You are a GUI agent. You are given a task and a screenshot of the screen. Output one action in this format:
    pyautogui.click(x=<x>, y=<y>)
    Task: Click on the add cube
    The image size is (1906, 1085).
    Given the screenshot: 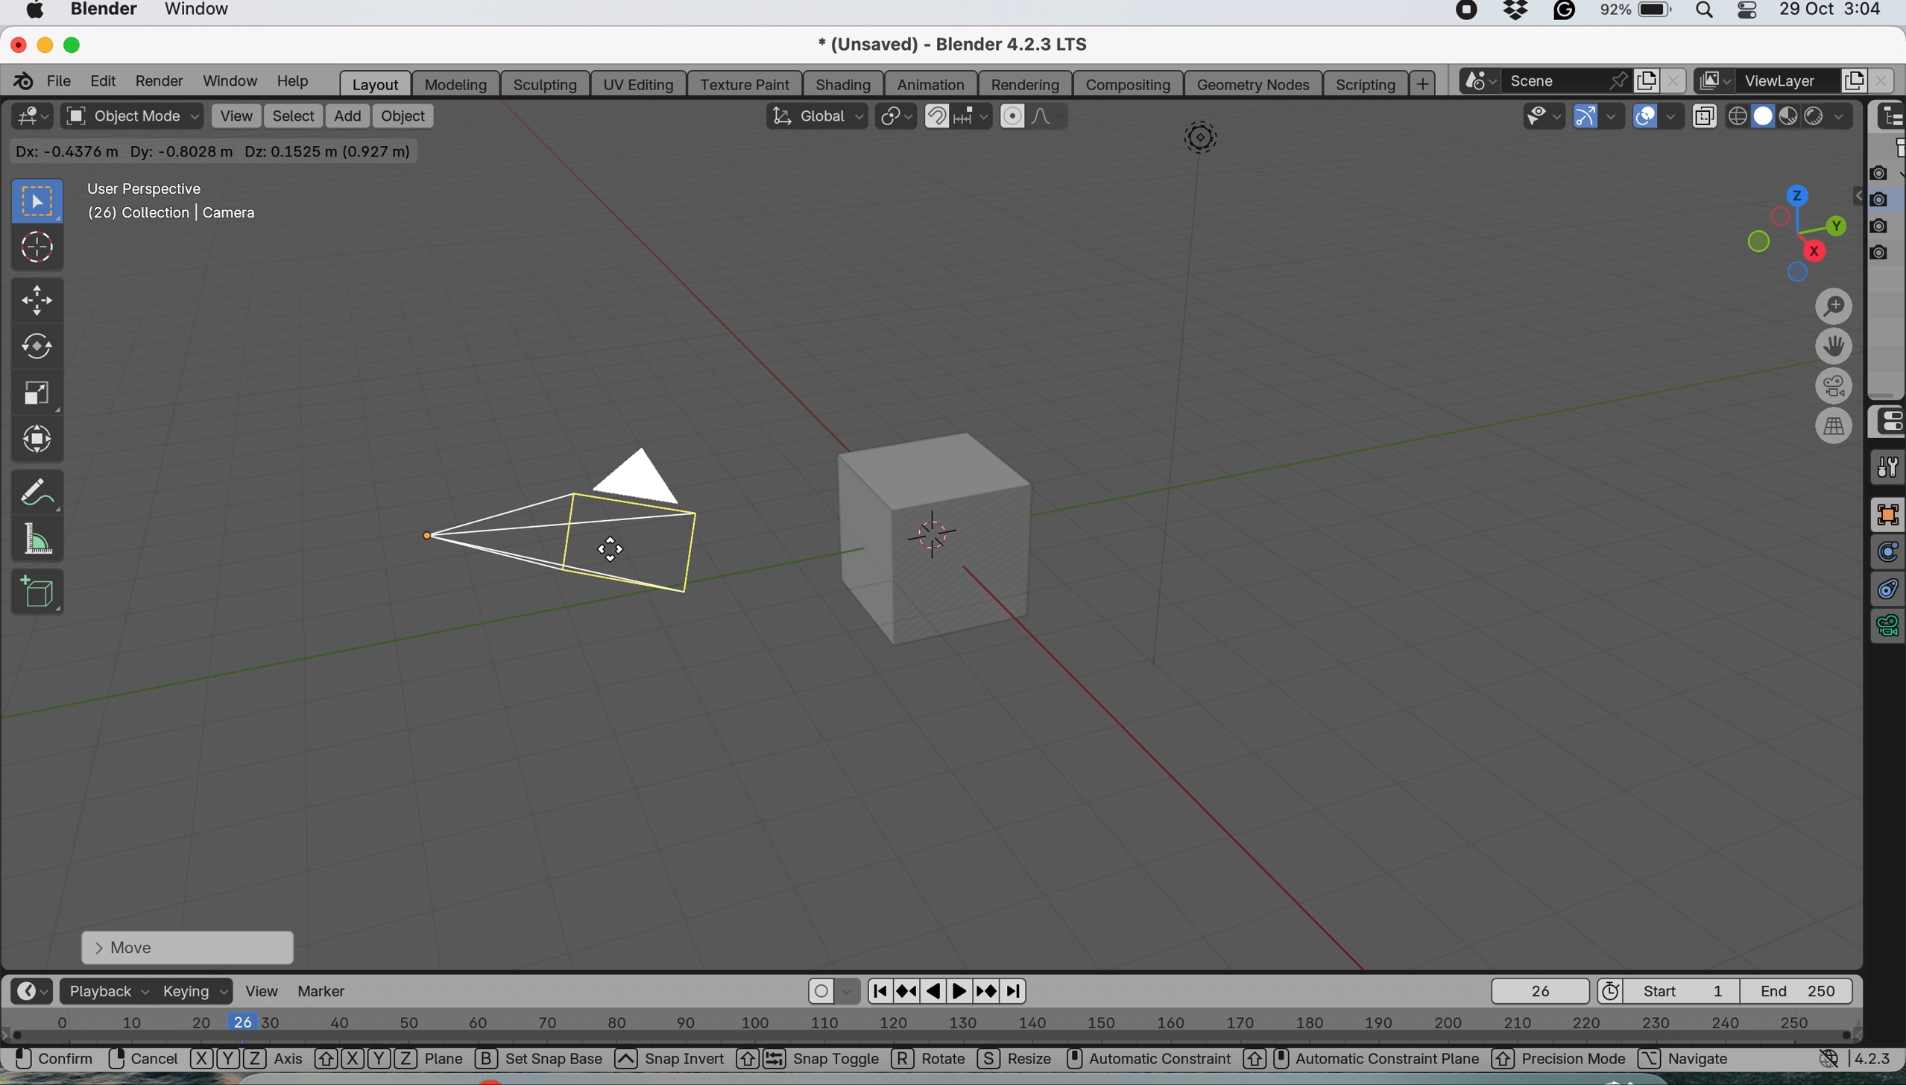 What is the action you would take?
    pyautogui.click(x=38, y=592)
    